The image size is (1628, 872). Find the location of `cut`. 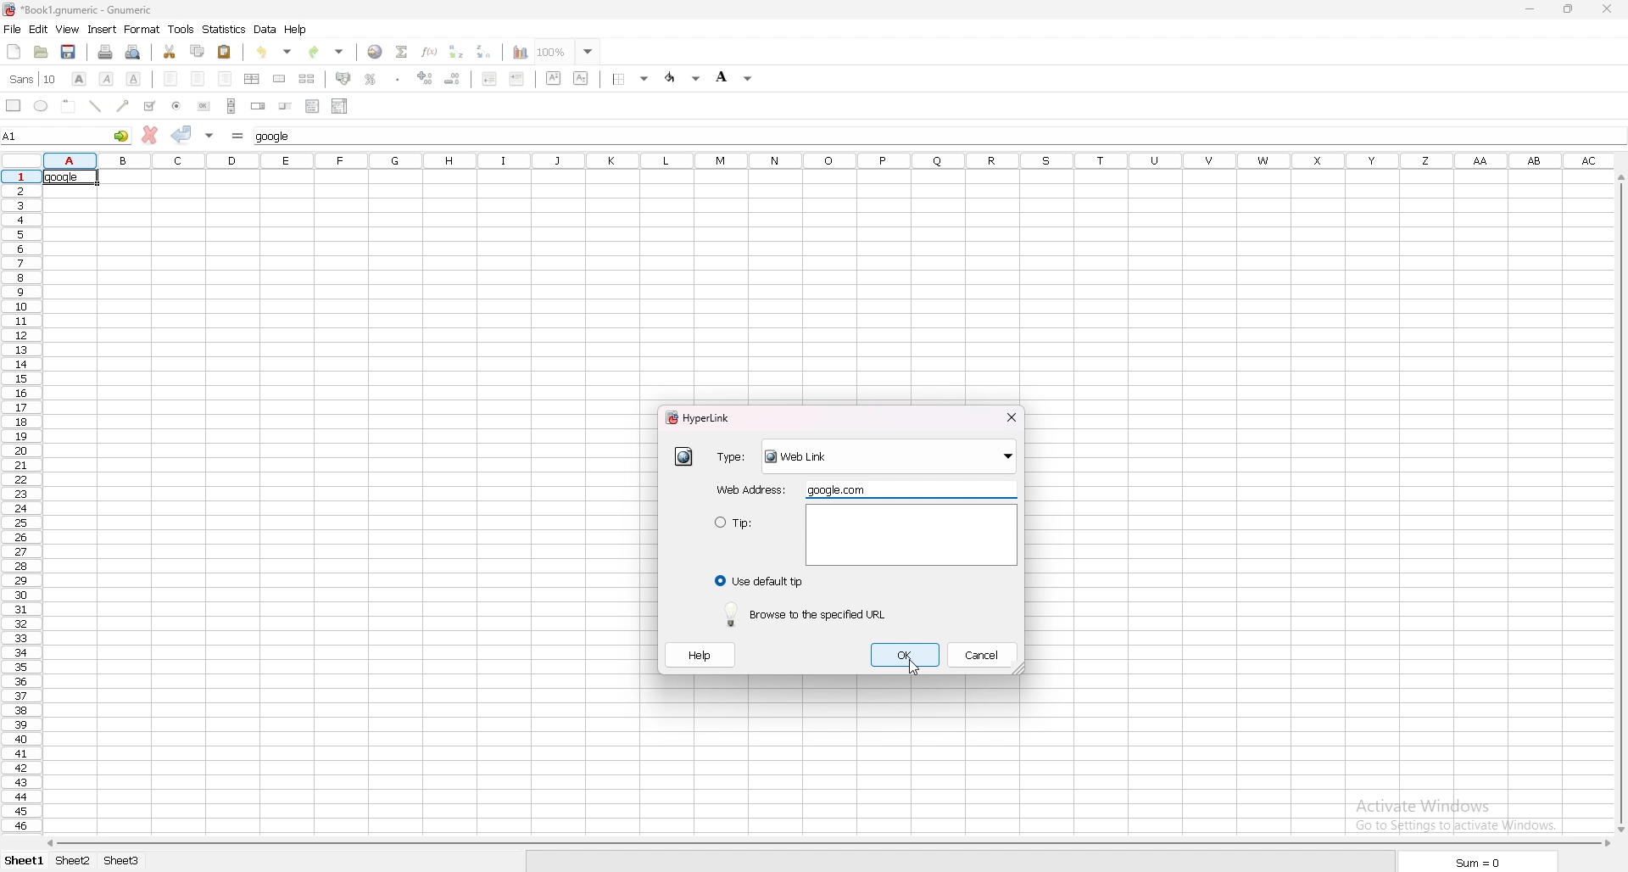

cut is located at coordinates (170, 52).